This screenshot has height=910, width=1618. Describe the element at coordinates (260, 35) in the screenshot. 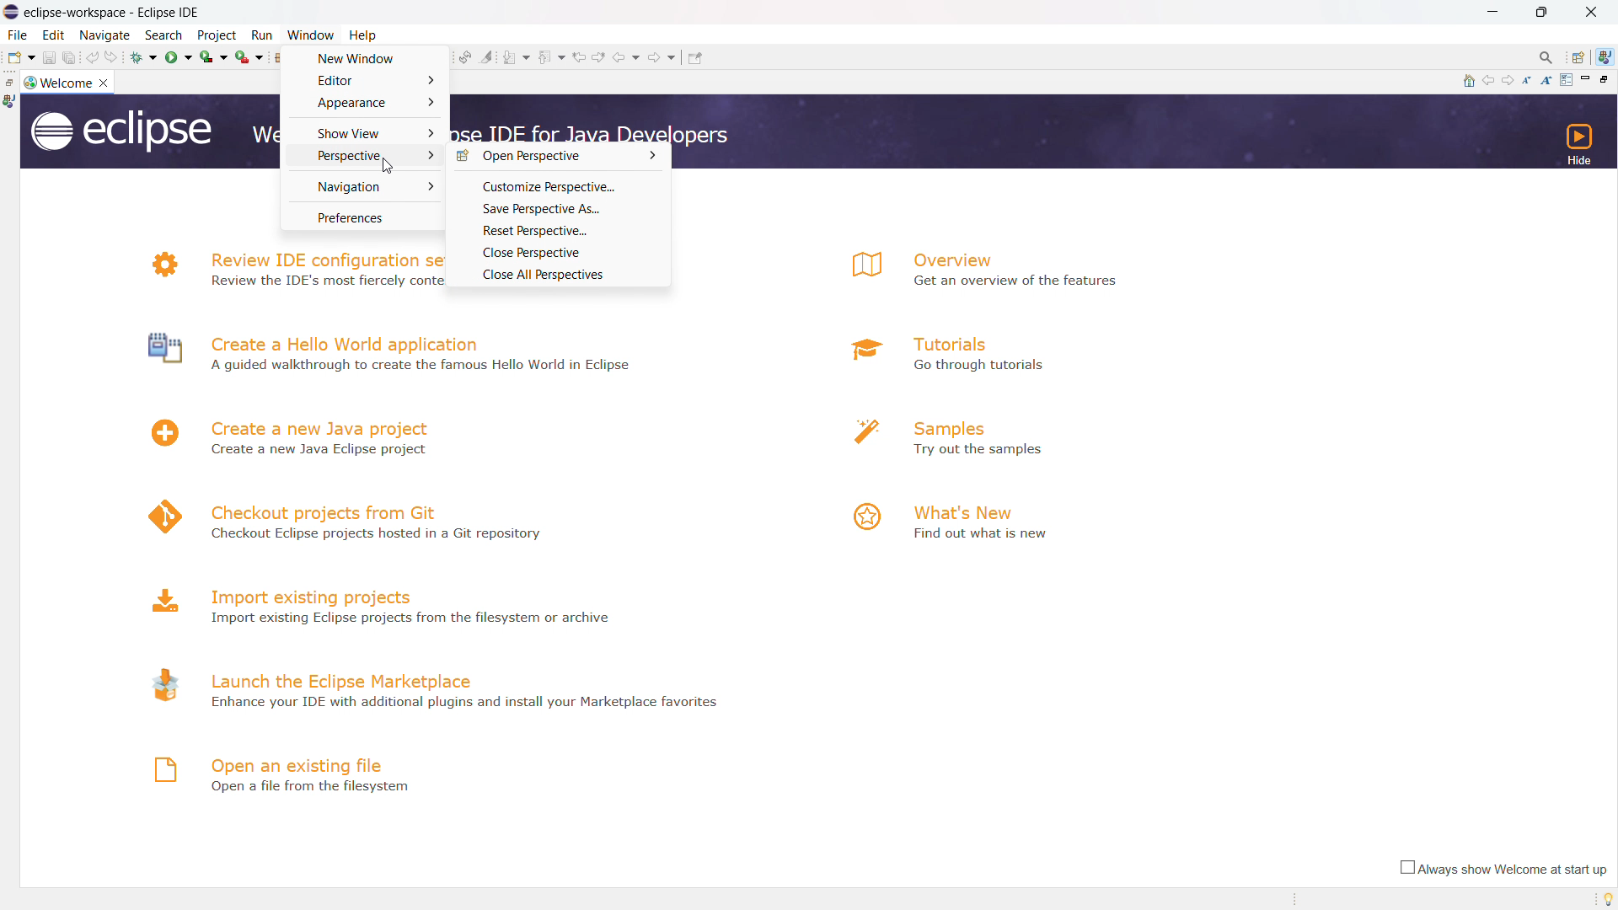

I see `run` at that location.